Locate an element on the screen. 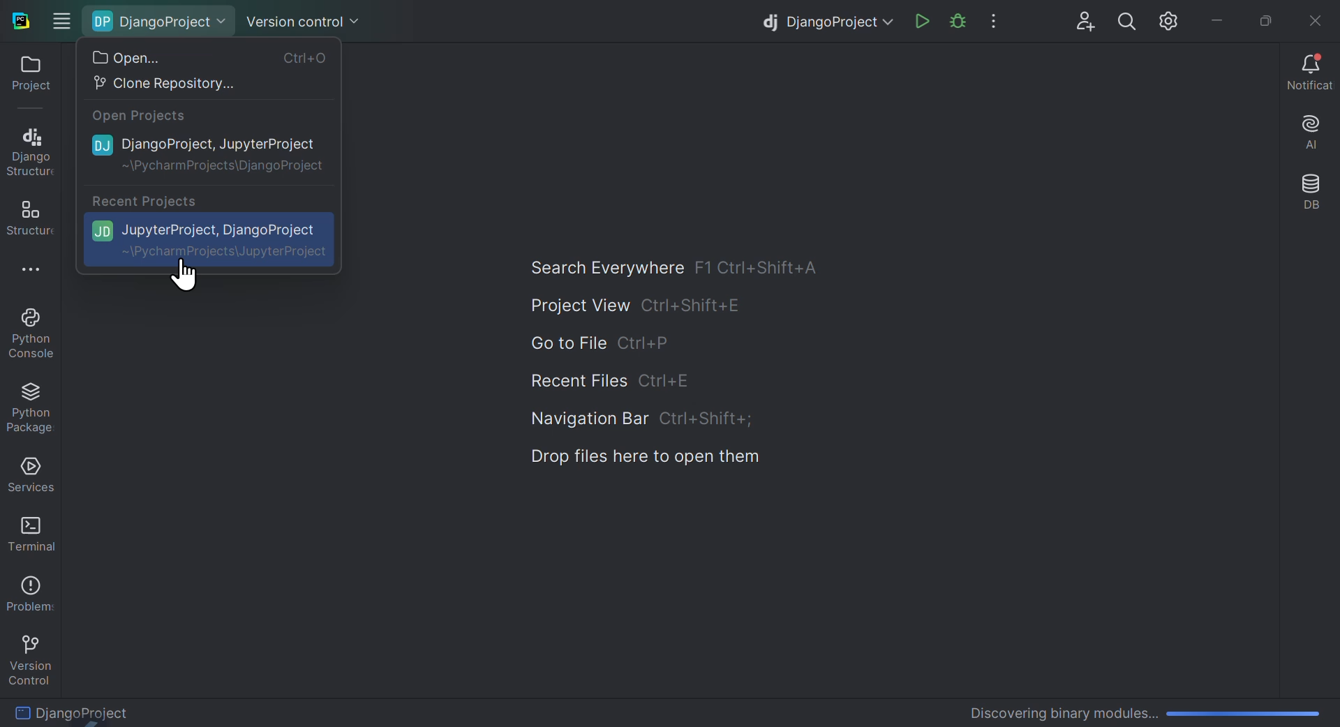 The height and width of the screenshot is (727, 1340). Notifications is located at coordinates (1310, 74).